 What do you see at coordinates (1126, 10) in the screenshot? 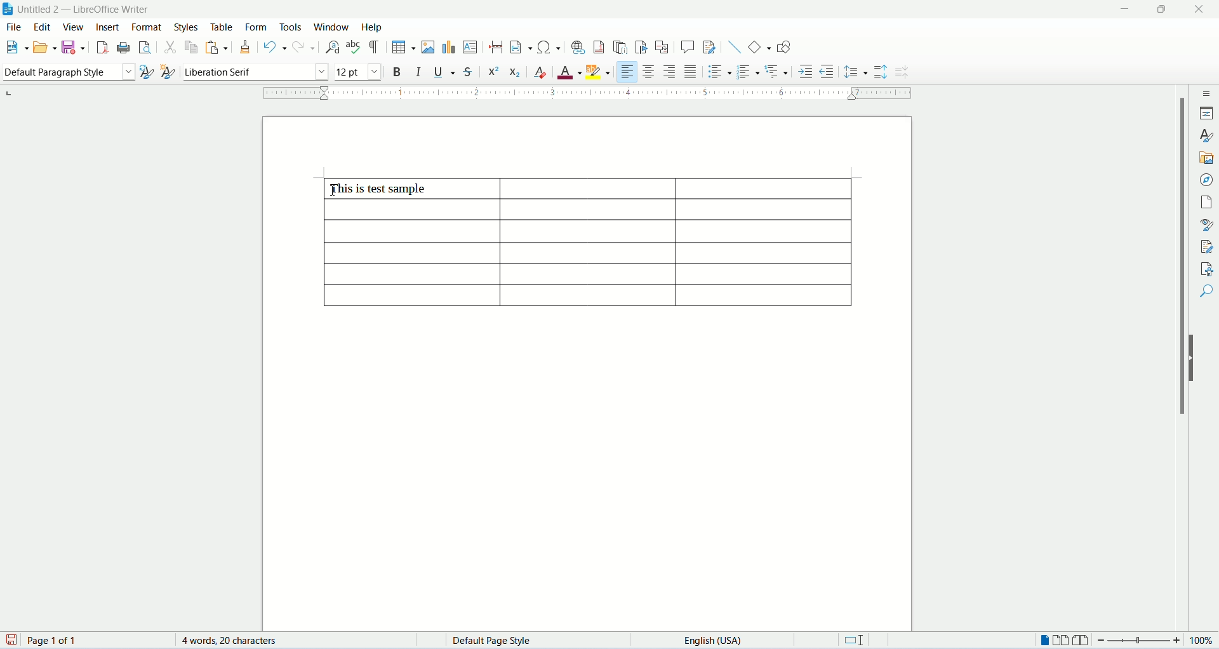
I see `minimize` at bounding box center [1126, 10].